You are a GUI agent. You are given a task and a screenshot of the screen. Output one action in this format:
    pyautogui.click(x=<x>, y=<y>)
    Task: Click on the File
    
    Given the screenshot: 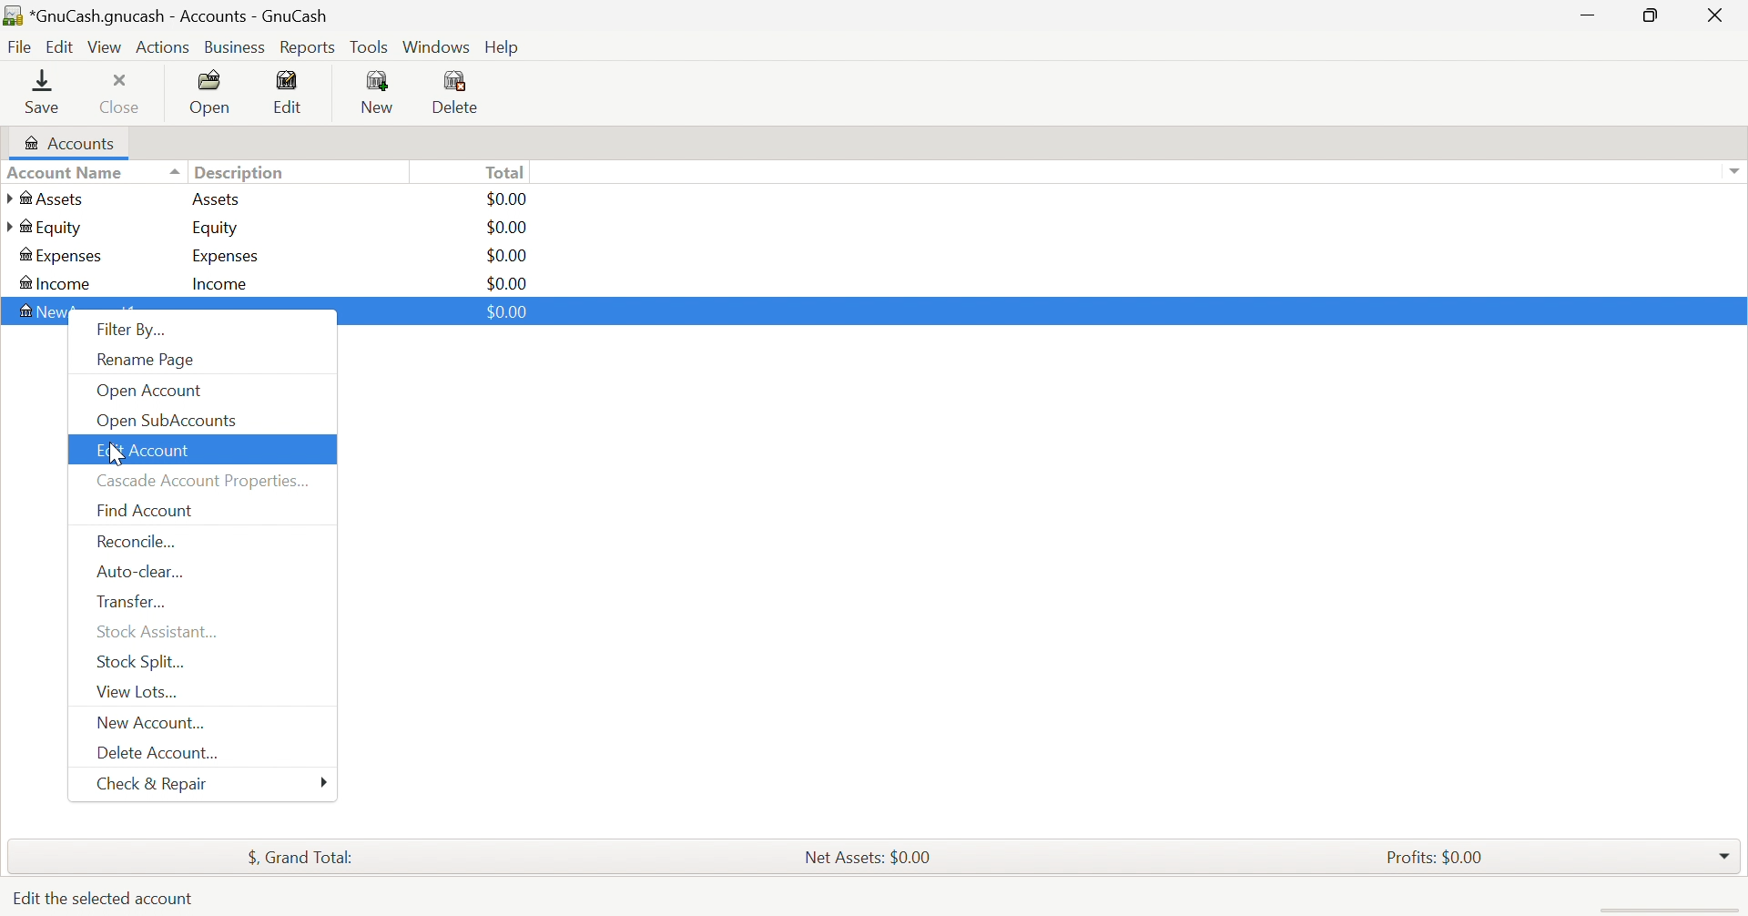 What is the action you would take?
    pyautogui.click(x=19, y=45)
    